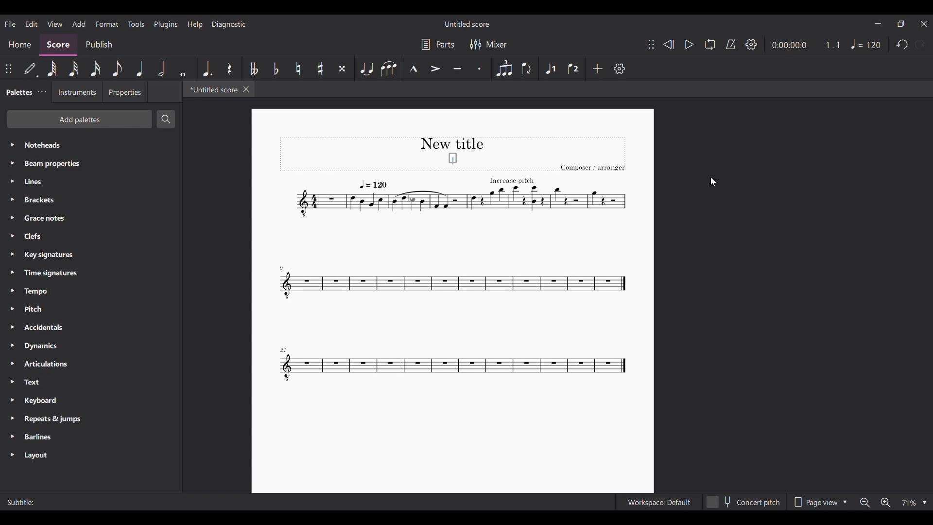 The width and height of the screenshot is (933, 525). I want to click on Close interface, so click(924, 24).